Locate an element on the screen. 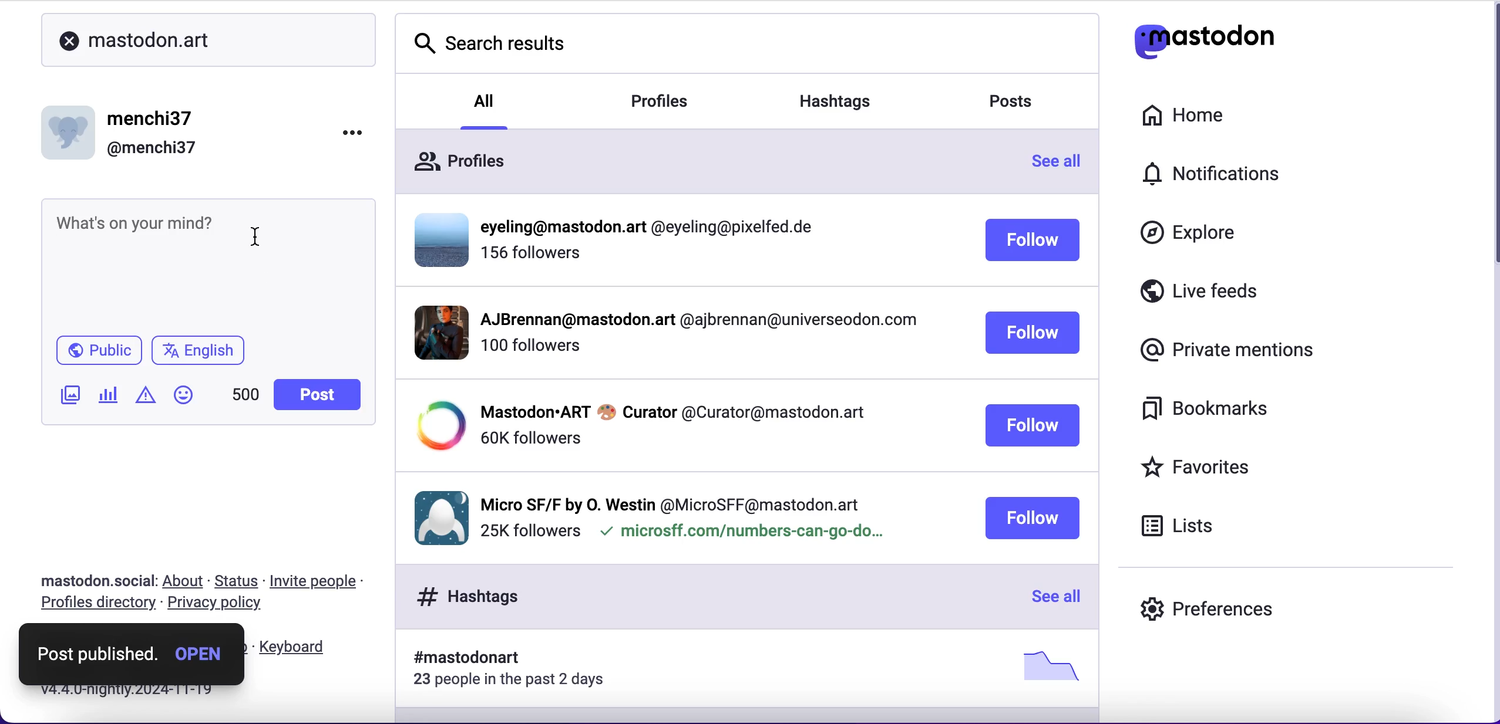 The image size is (1500, 724). add poll is located at coordinates (109, 397).